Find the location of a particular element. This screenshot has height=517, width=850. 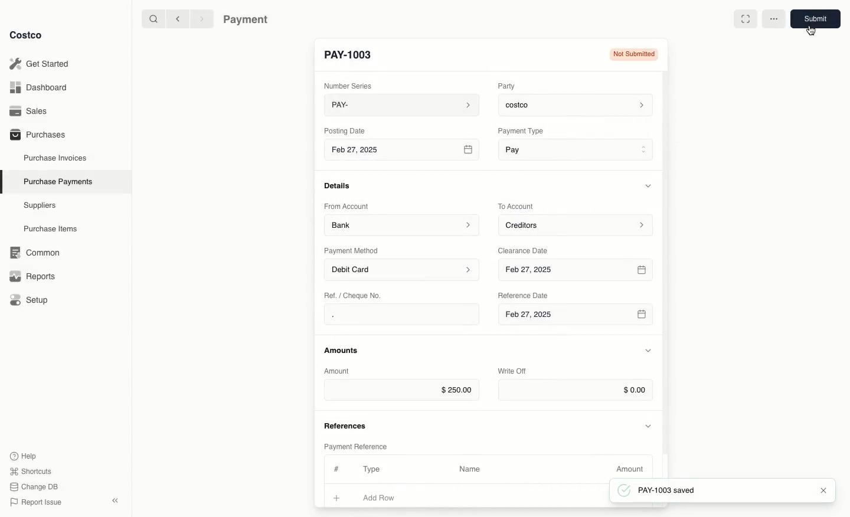

Submit is located at coordinates (815, 19).